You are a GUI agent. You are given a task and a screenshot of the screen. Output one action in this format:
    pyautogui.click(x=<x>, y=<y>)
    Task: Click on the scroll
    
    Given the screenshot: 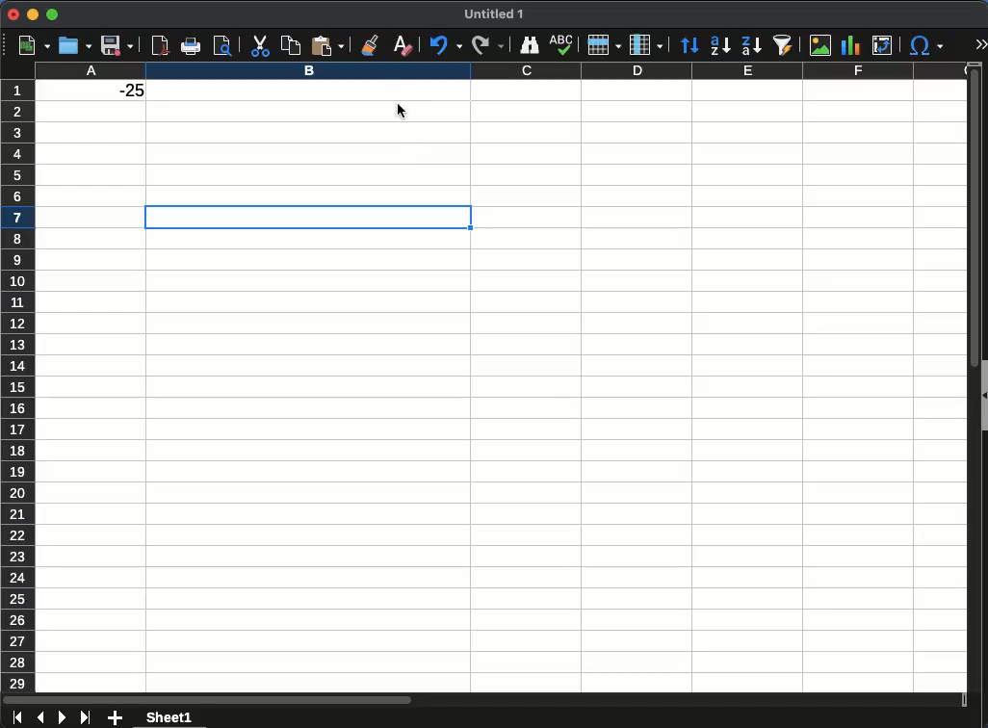 What is the action you would take?
    pyautogui.click(x=968, y=382)
    